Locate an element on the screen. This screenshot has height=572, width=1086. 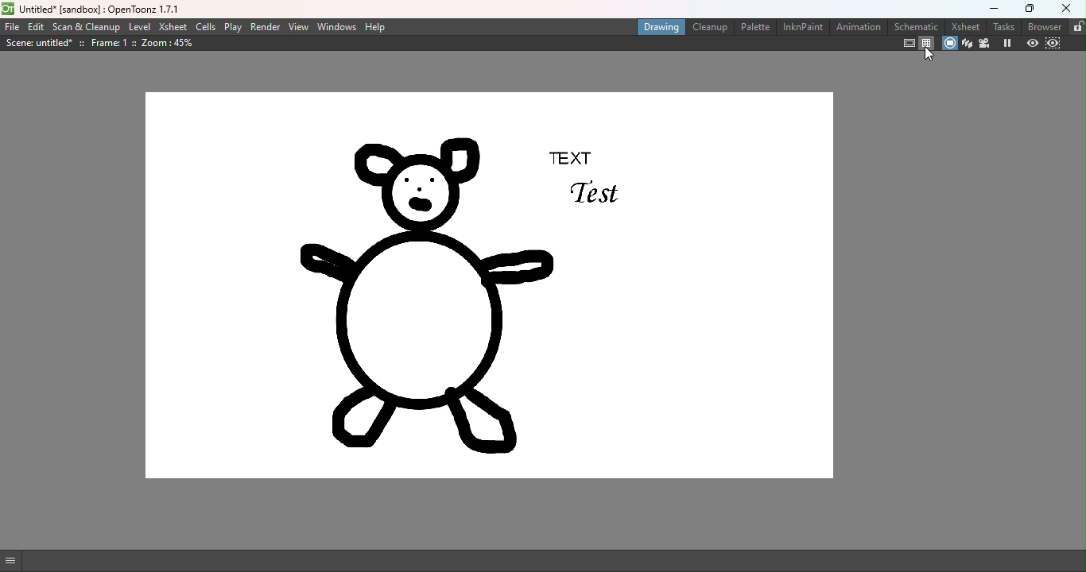
Cleanup is located at coordinates (707, 28).